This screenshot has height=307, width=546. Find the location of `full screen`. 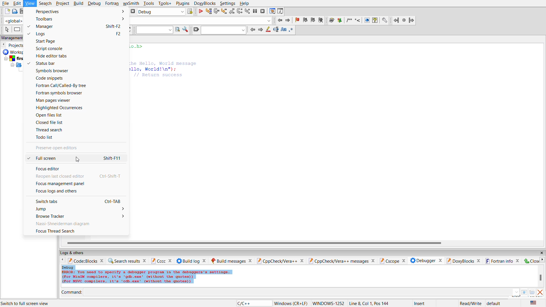

full screen is located at coordinates (81, 158).